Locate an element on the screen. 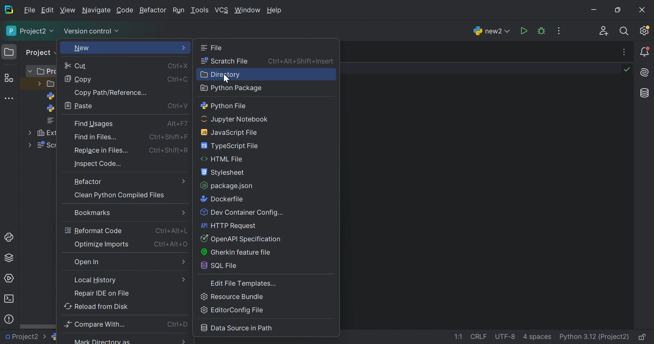 Image resolution: width=654 pixels, height=344 pixels. Edit File Templates... is located at coordinates (244, 284).